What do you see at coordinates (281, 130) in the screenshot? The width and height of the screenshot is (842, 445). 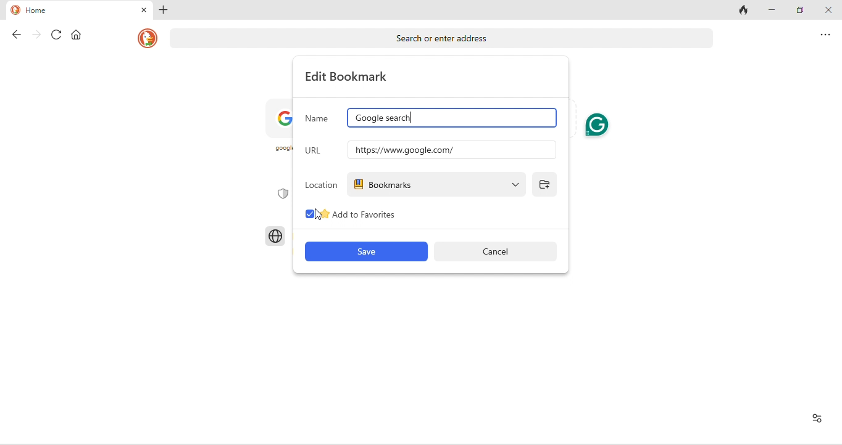 I see `google` at bounding box center [281, 130].